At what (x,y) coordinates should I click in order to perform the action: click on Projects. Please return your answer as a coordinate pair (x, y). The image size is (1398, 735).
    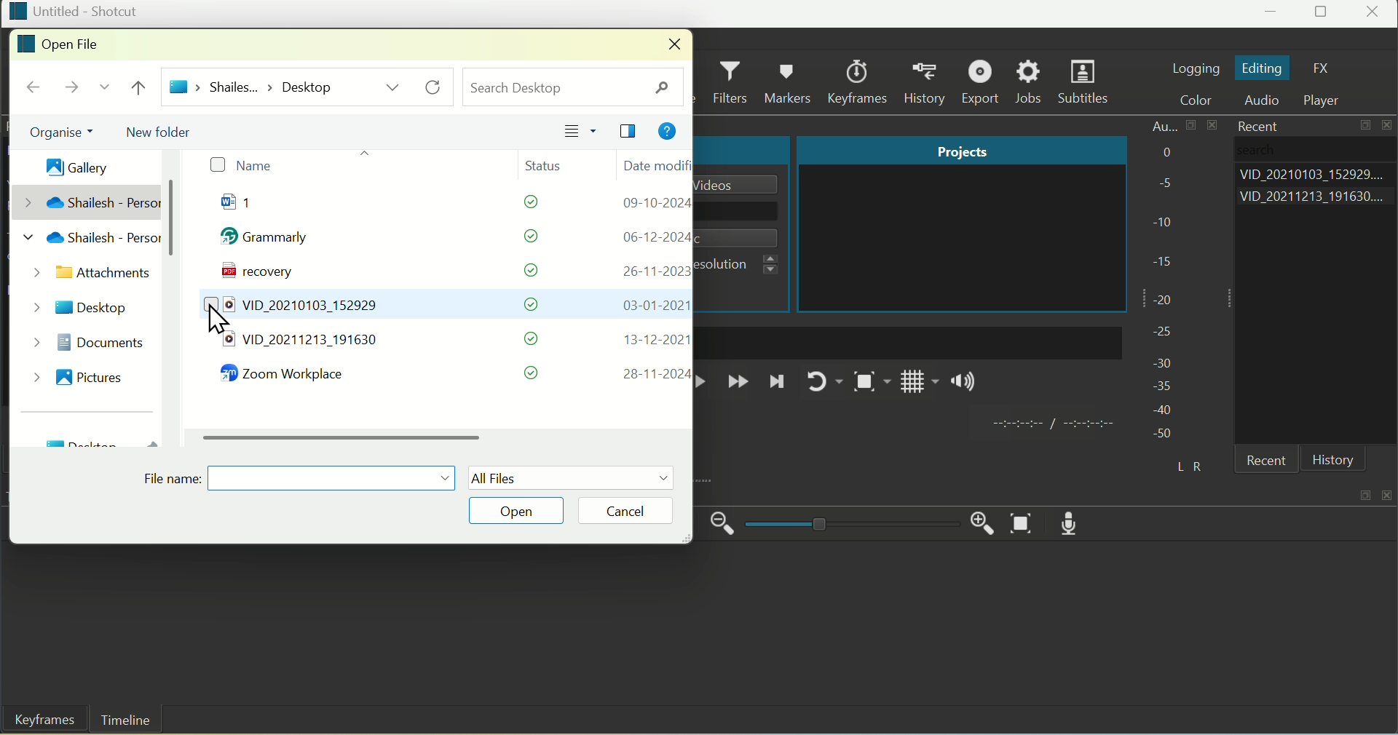
    Looking at the image, I should click on (960, 151).